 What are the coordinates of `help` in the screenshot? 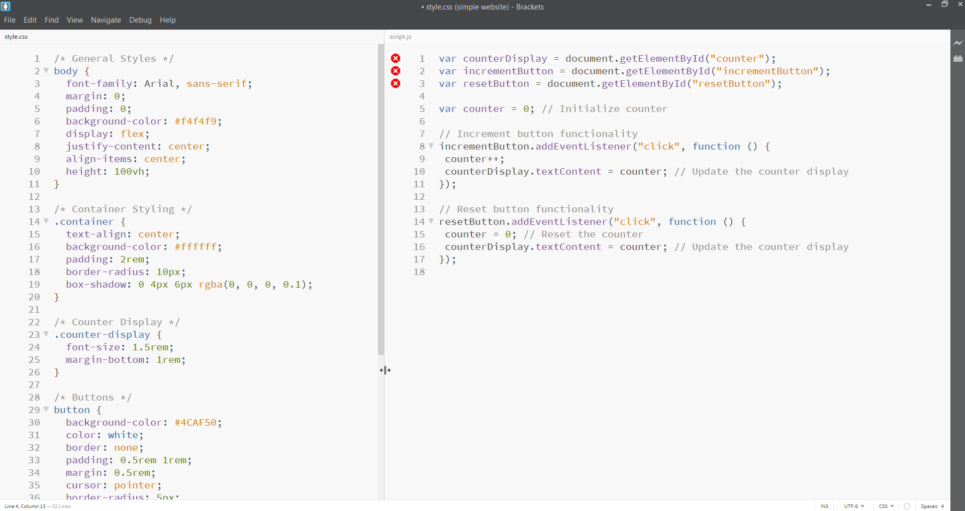 It's located at (171, 21).